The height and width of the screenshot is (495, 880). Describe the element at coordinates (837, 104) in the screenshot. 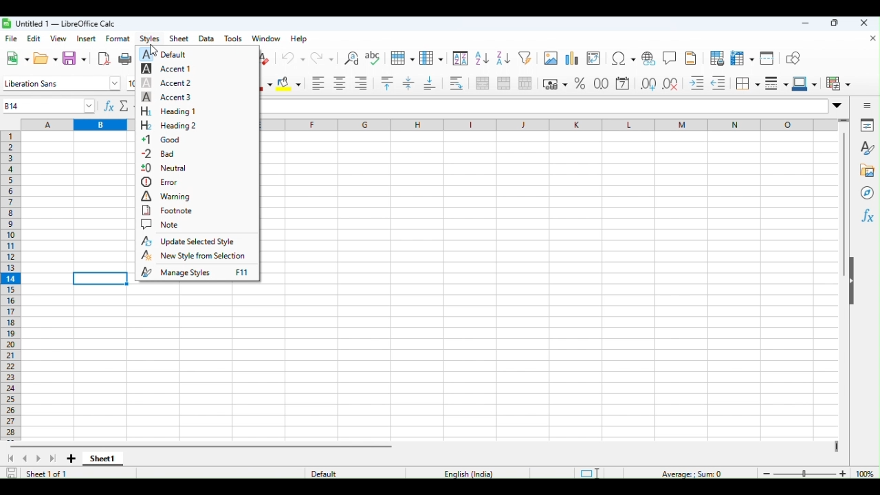

I see `Drop down` at that location.